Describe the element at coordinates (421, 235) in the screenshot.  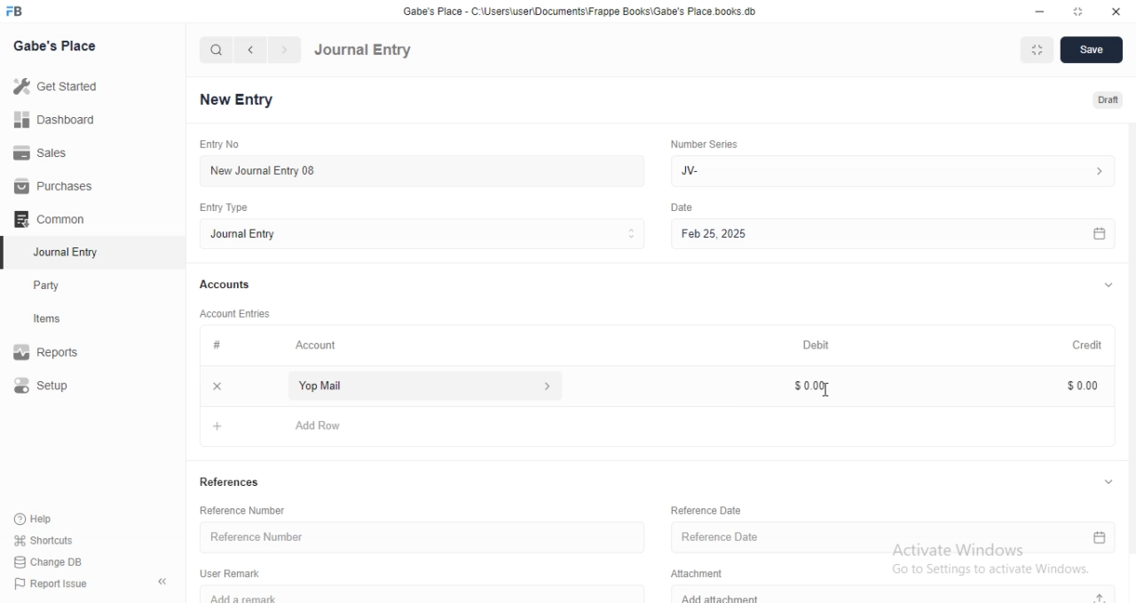
I see `Journal Entry` at that location.